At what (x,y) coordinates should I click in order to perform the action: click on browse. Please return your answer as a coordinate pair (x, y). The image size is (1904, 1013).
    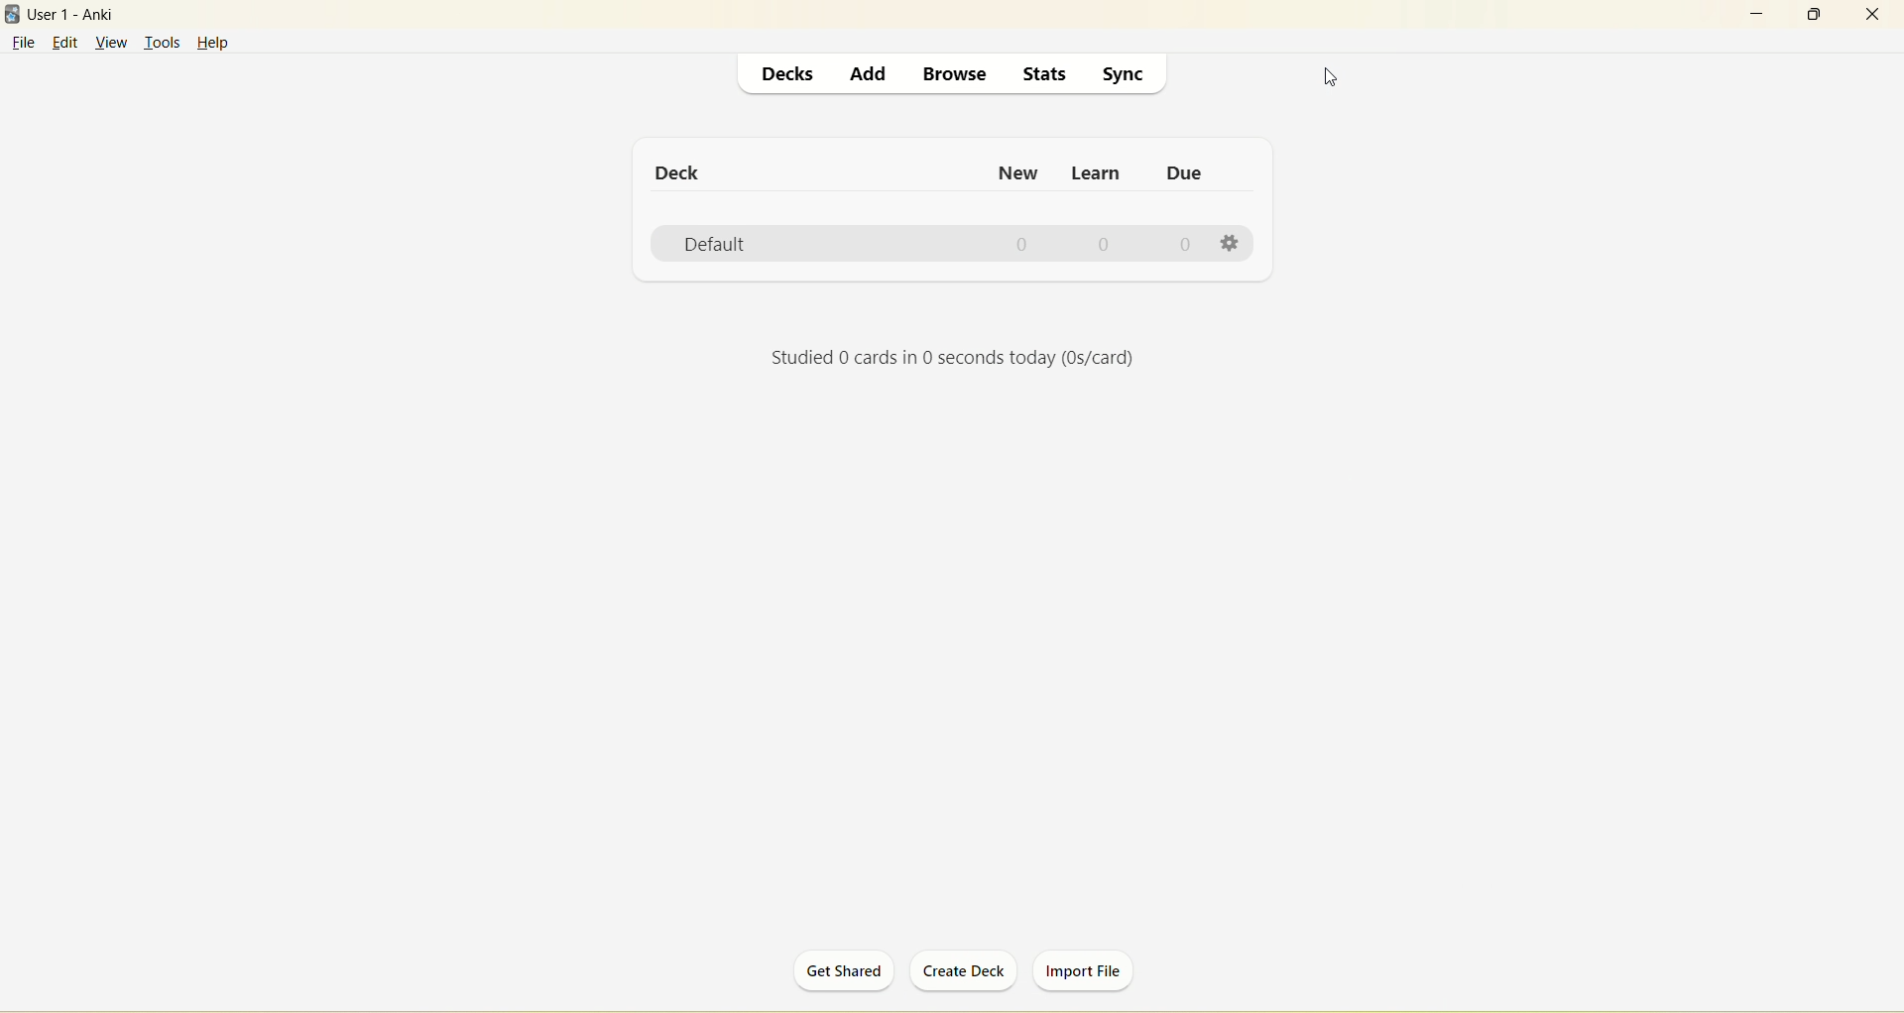
    Looking at the image, I should click on (950, 71).